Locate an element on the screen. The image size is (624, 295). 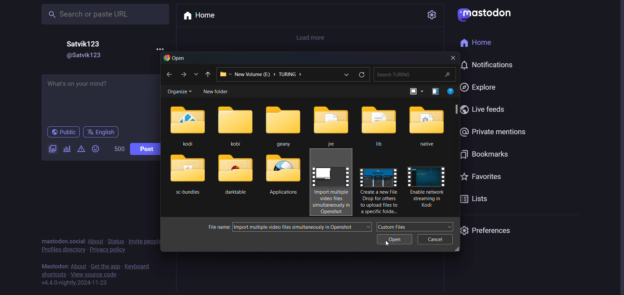
Create a new File
Drop for others
to upload files to
a specific folde... is located at coordinates (378, 190).